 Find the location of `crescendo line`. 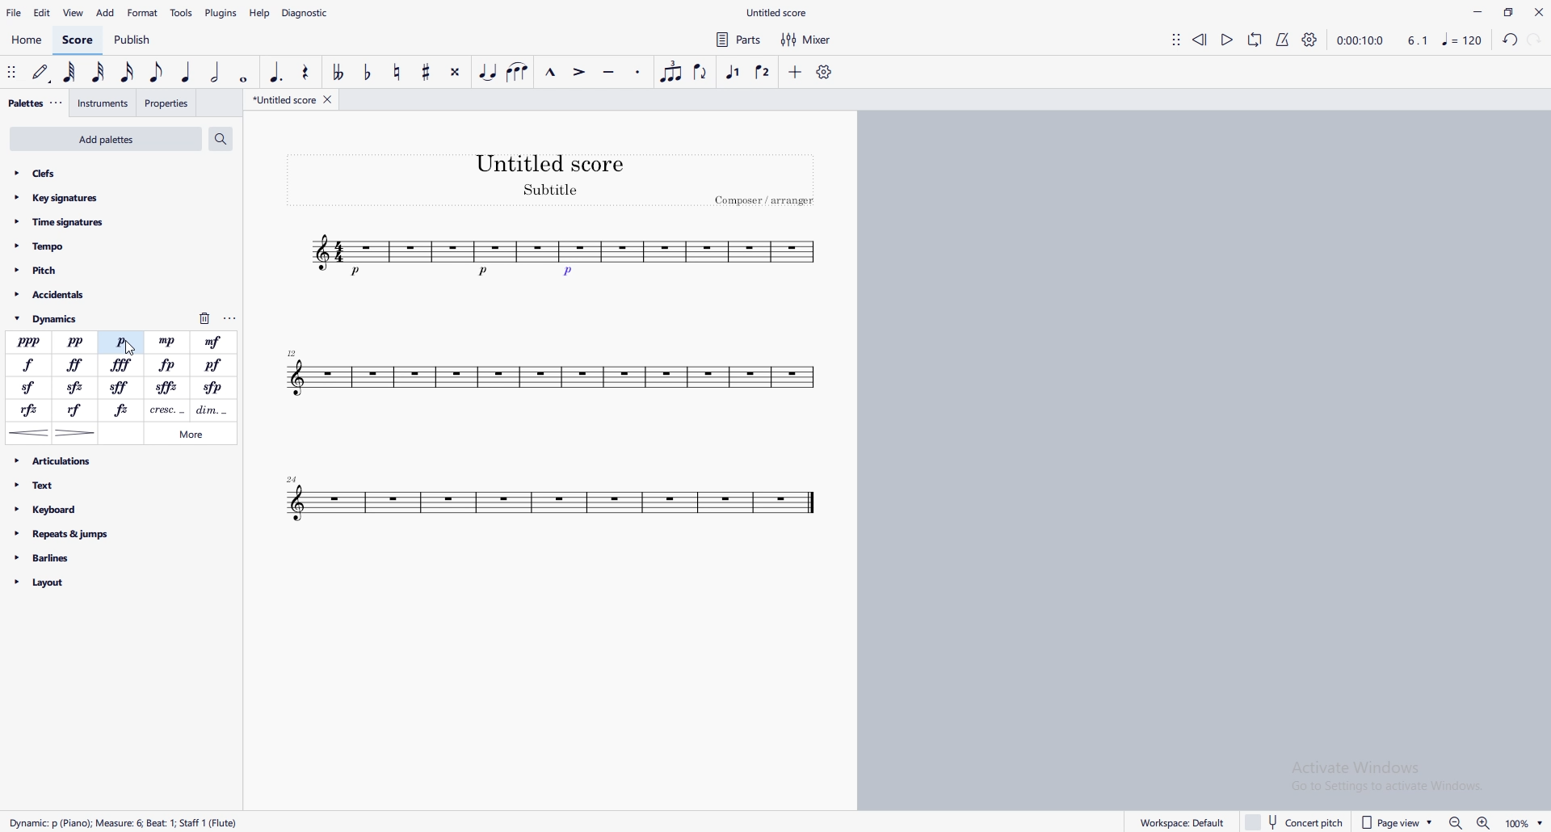

crescendo line is located at coordinates (166, 411).